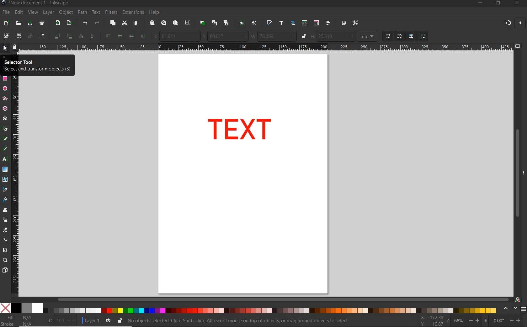 The height and width of the screenshot is (327, 527). Describe the element at coordinates (30, 23) in the screenshot. I see `save` at that location.